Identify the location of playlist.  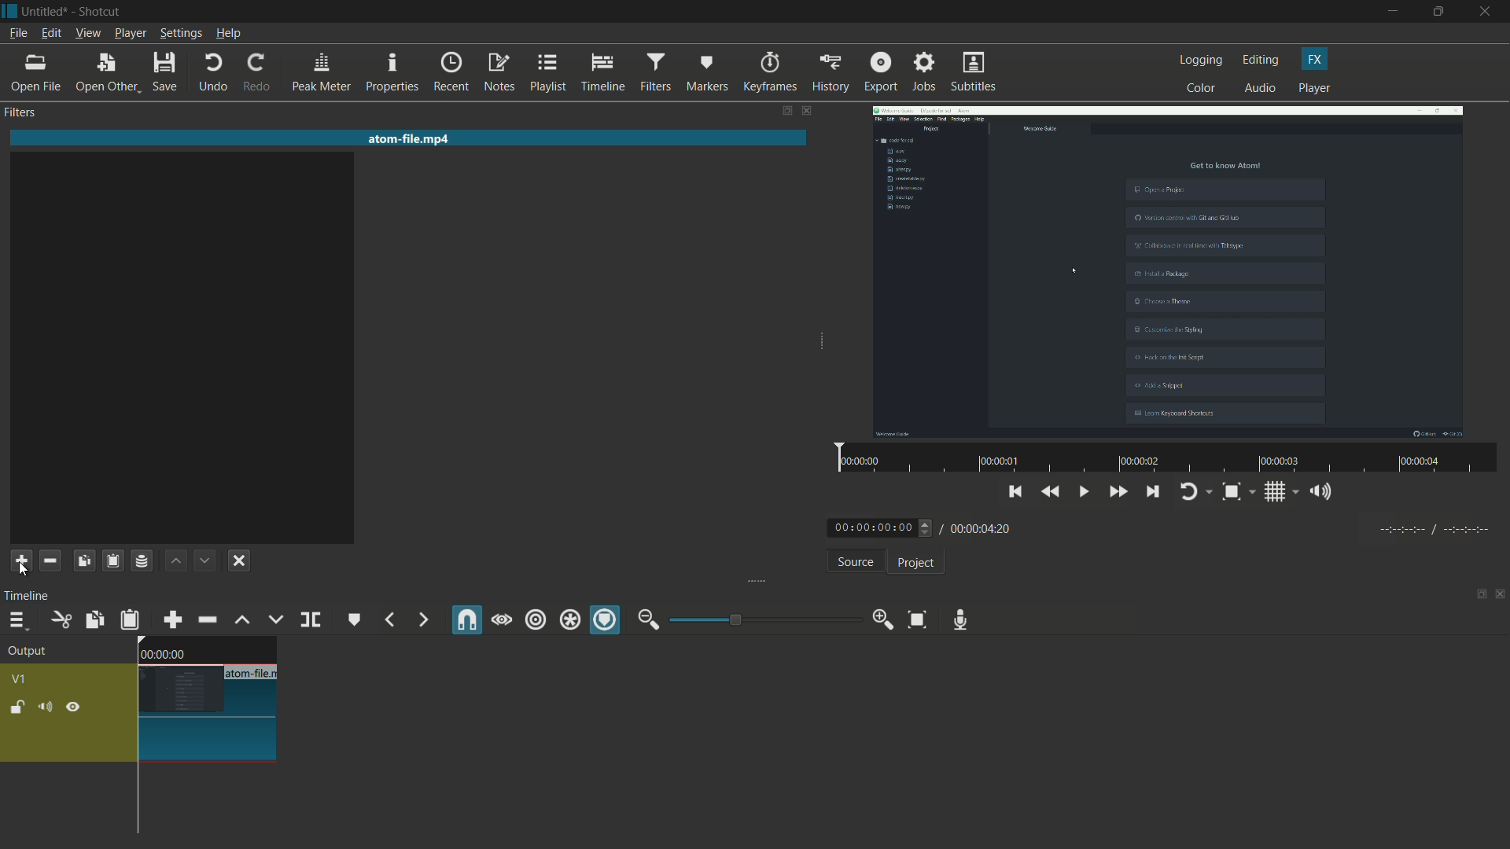
(549, 72).